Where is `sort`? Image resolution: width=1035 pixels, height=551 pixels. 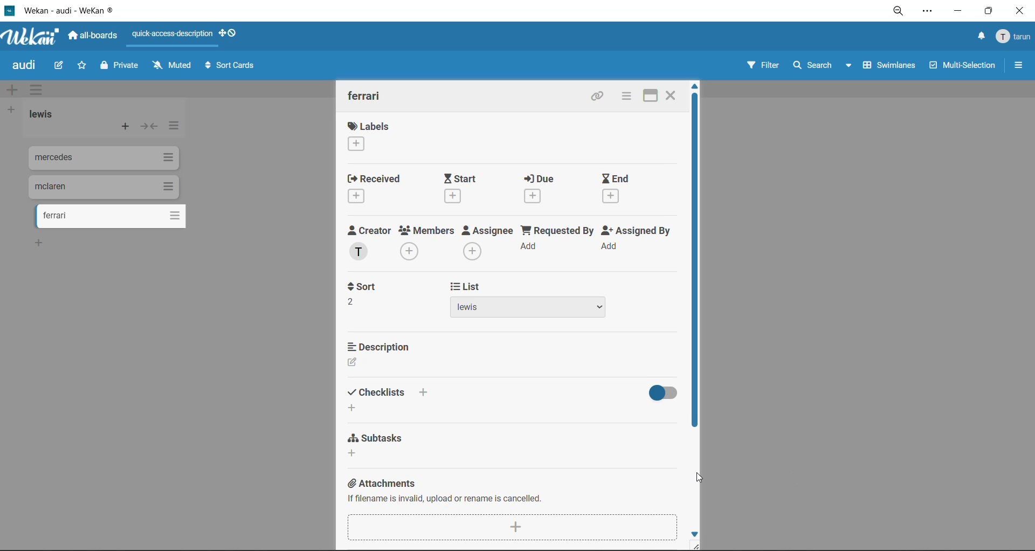
sort is located at coordinates (370, 295).